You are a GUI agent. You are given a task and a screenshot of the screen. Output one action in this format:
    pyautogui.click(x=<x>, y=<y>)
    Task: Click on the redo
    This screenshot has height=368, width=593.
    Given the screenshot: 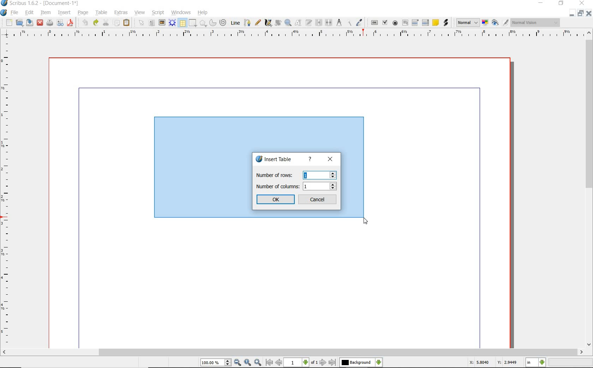 What is the action you would take?
    pyautogui.click(x=95, y=22)
    